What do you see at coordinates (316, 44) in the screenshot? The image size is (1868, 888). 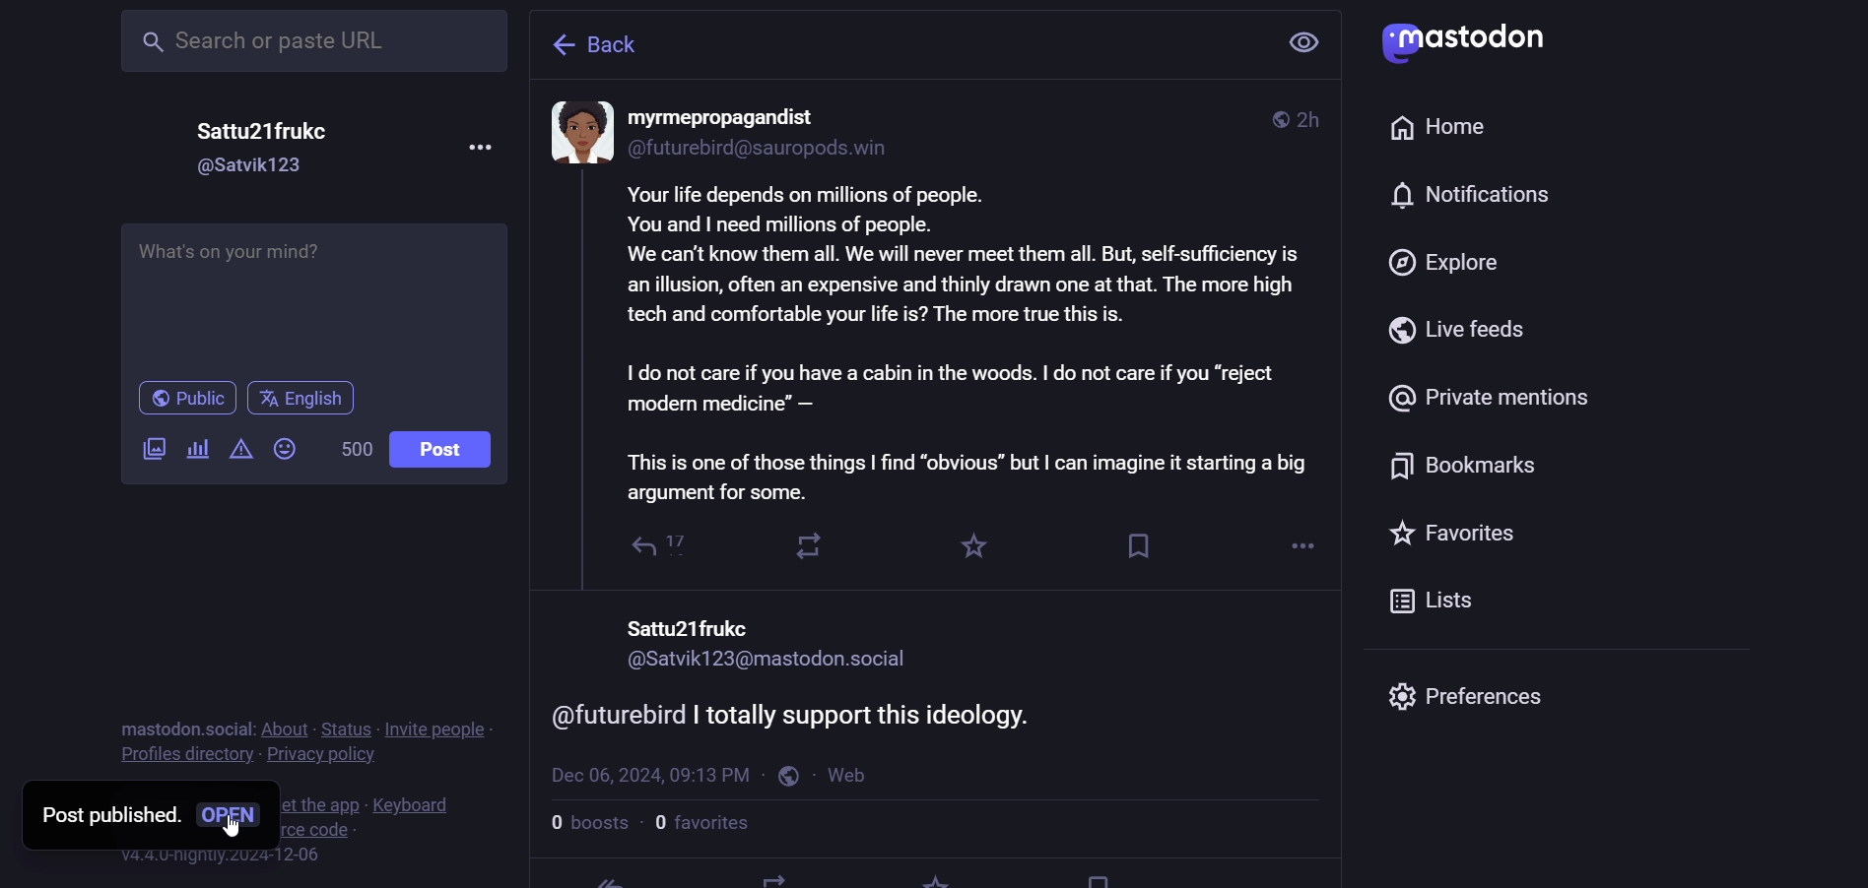 I see `search` at bounding box center [316, 44].